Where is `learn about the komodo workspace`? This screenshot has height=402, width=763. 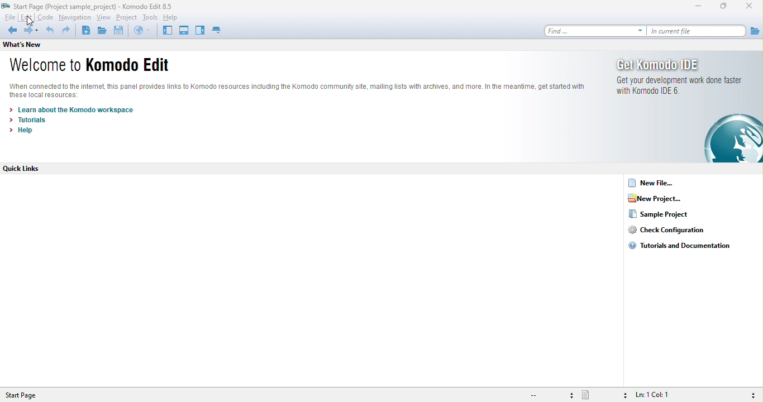
learn about the komodo workspace is located at coordinates (66, 111).